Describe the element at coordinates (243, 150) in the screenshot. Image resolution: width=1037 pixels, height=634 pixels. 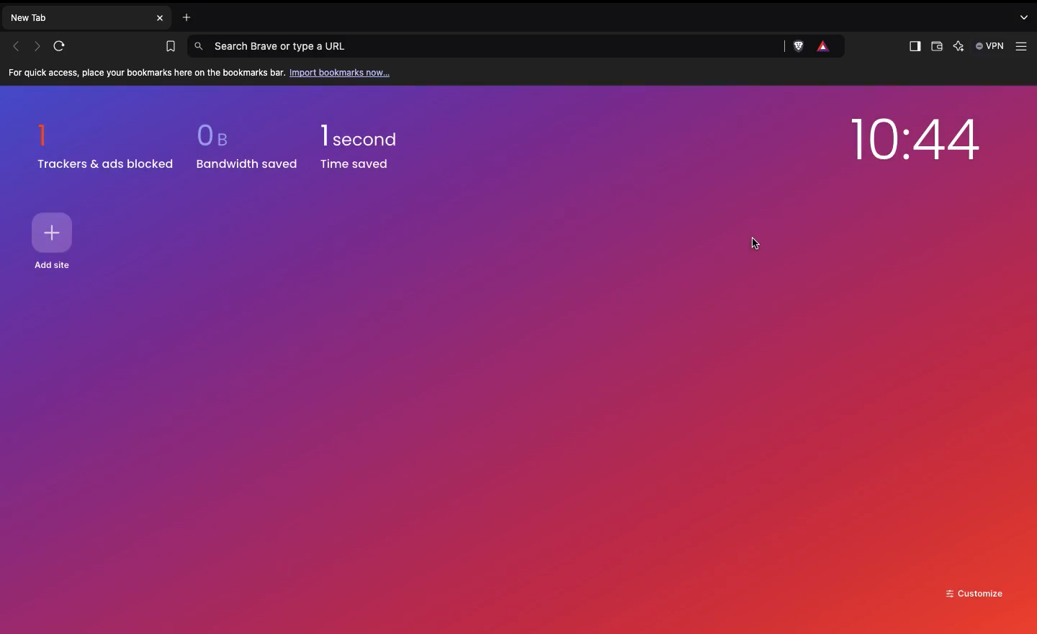
I see `0b bandwidth saved` at that location.